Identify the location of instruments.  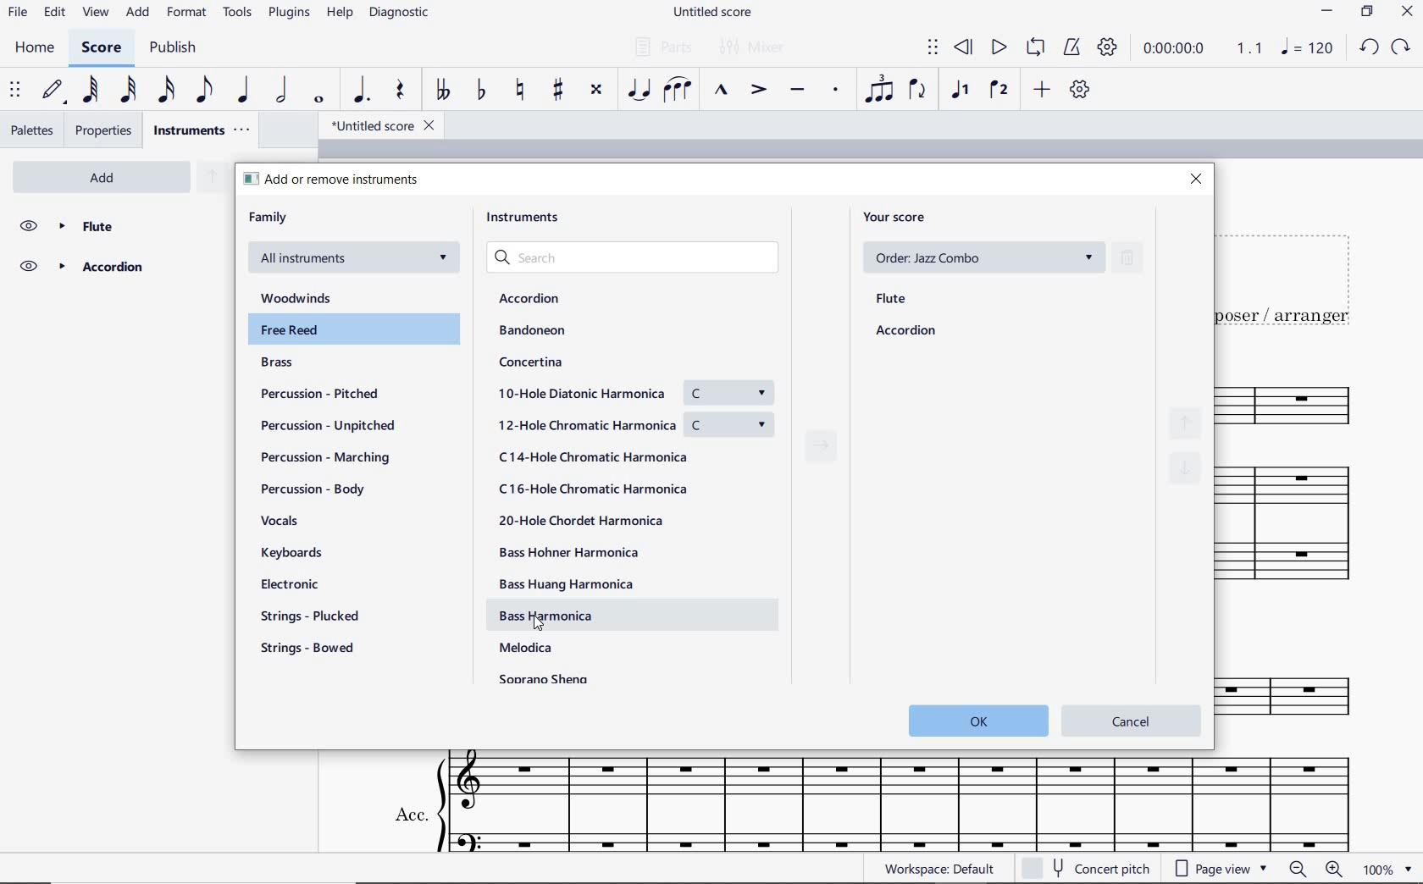
(528, 218).